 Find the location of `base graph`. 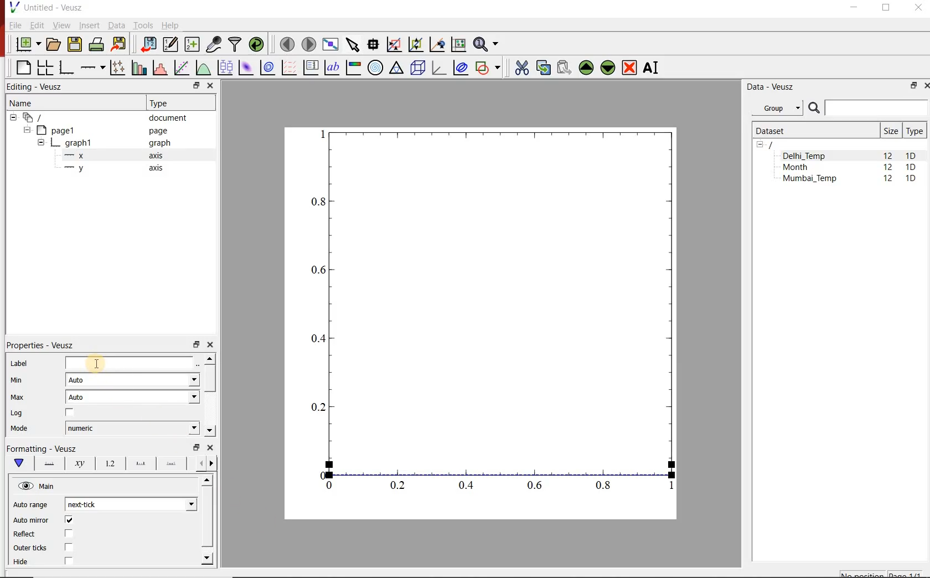

base graph is located at coordinates (65, 68).